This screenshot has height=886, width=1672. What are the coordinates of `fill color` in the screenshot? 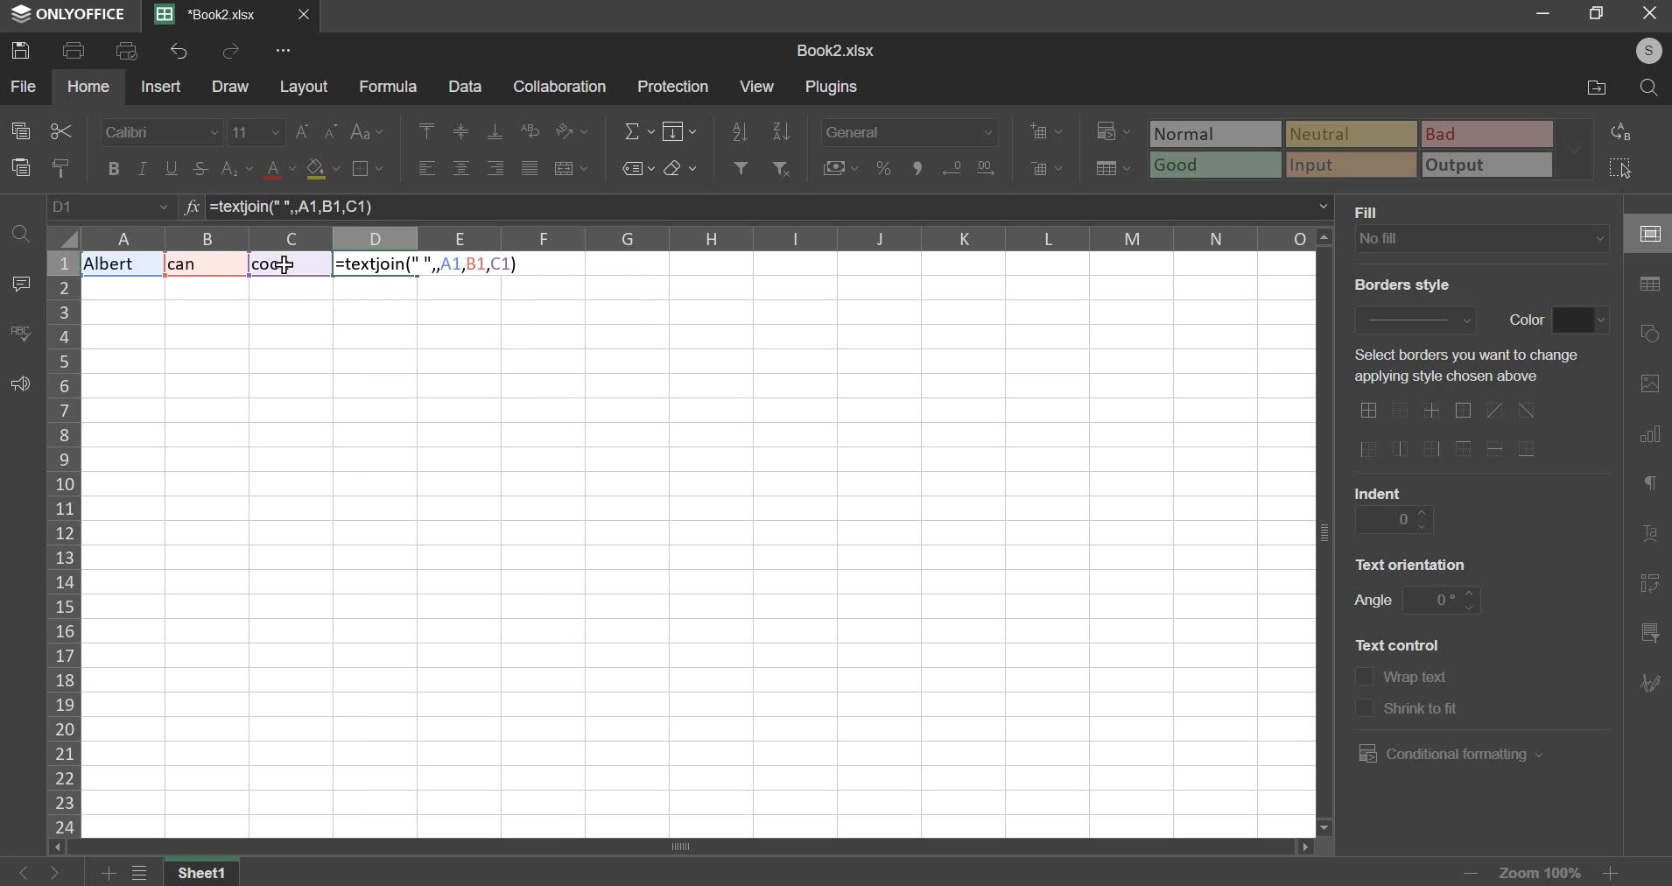 It's located at (322, 170).